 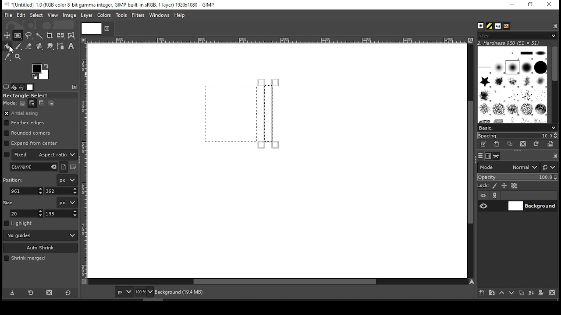 I want to click on text tool, so click(x=71, y=47).